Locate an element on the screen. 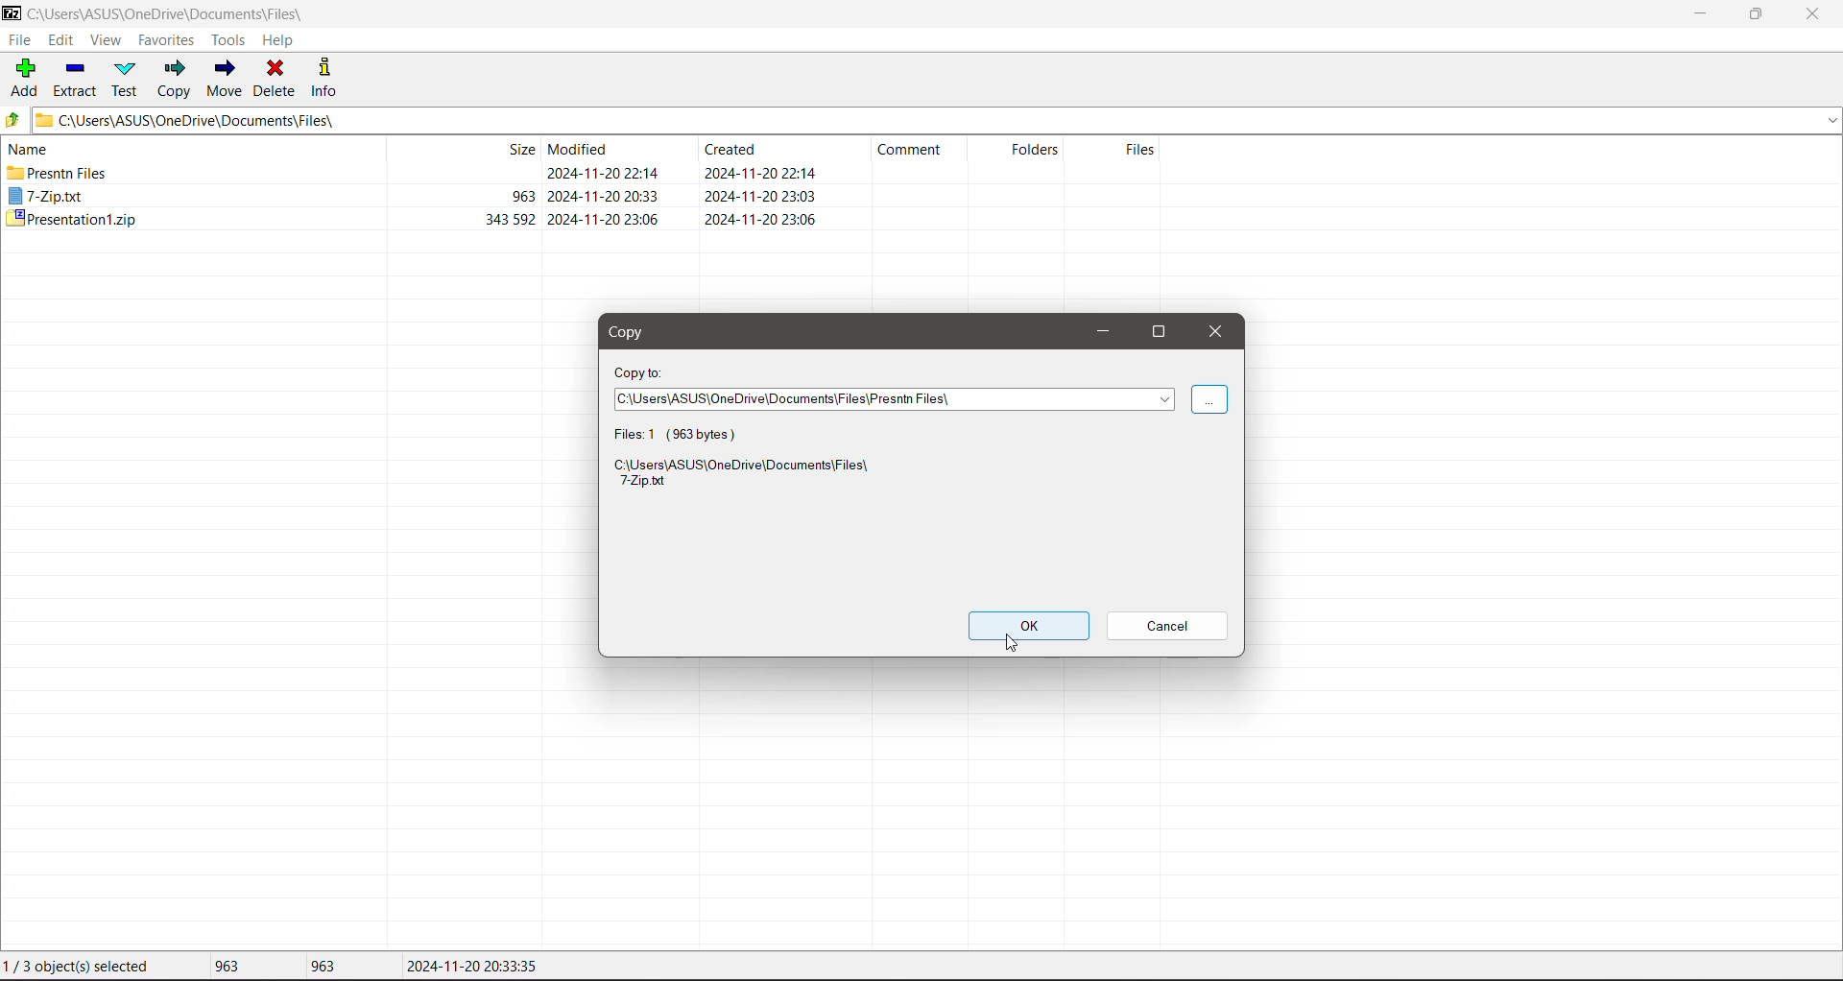  Extract is located at coordinates (74, 77).